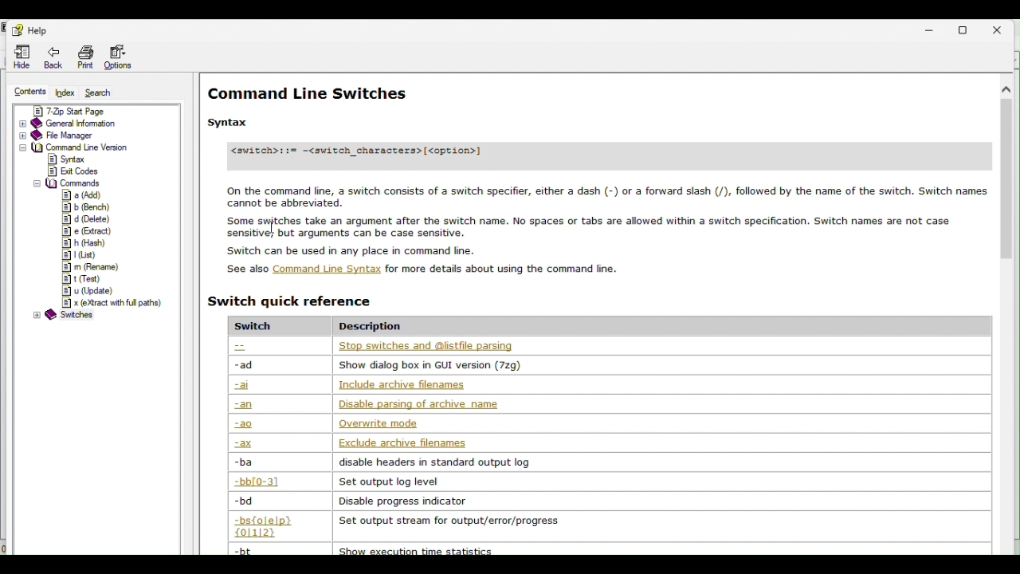  What do you see at coordinates (242, 385) in the screenshot?
I see `-ai` at bounding box center [242, 385].